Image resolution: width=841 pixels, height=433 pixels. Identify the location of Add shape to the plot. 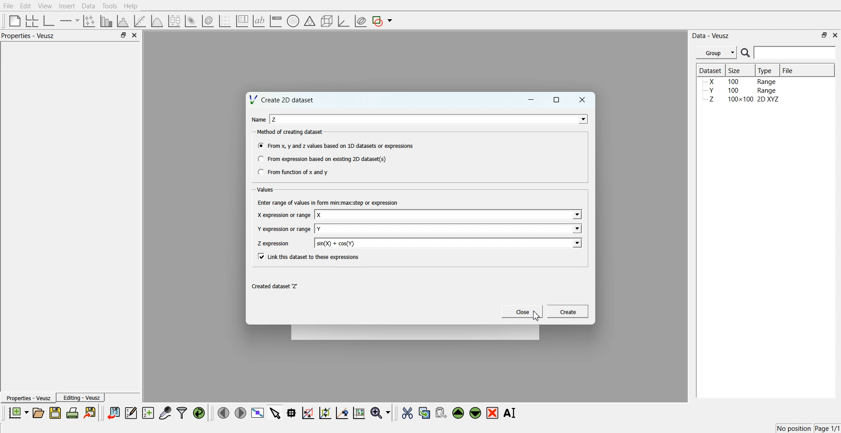
(382, 21).